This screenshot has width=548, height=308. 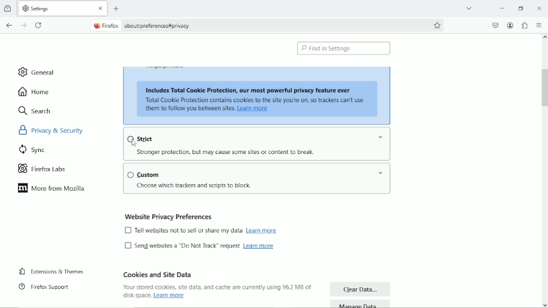 What do you see at coordinates (105, 25) in the screenshot?
I see `firefox` at bounding box center [105, 25].